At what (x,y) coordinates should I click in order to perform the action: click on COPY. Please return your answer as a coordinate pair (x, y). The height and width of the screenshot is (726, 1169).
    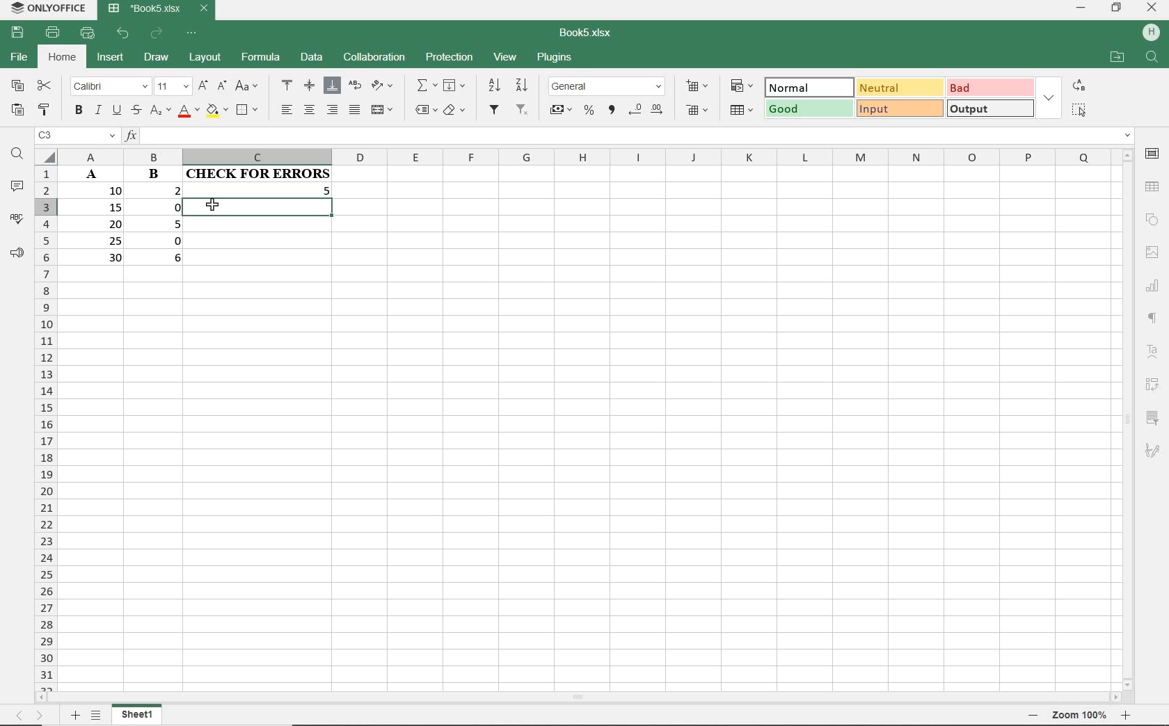
    Looking at the image, I should click on (17, 86).